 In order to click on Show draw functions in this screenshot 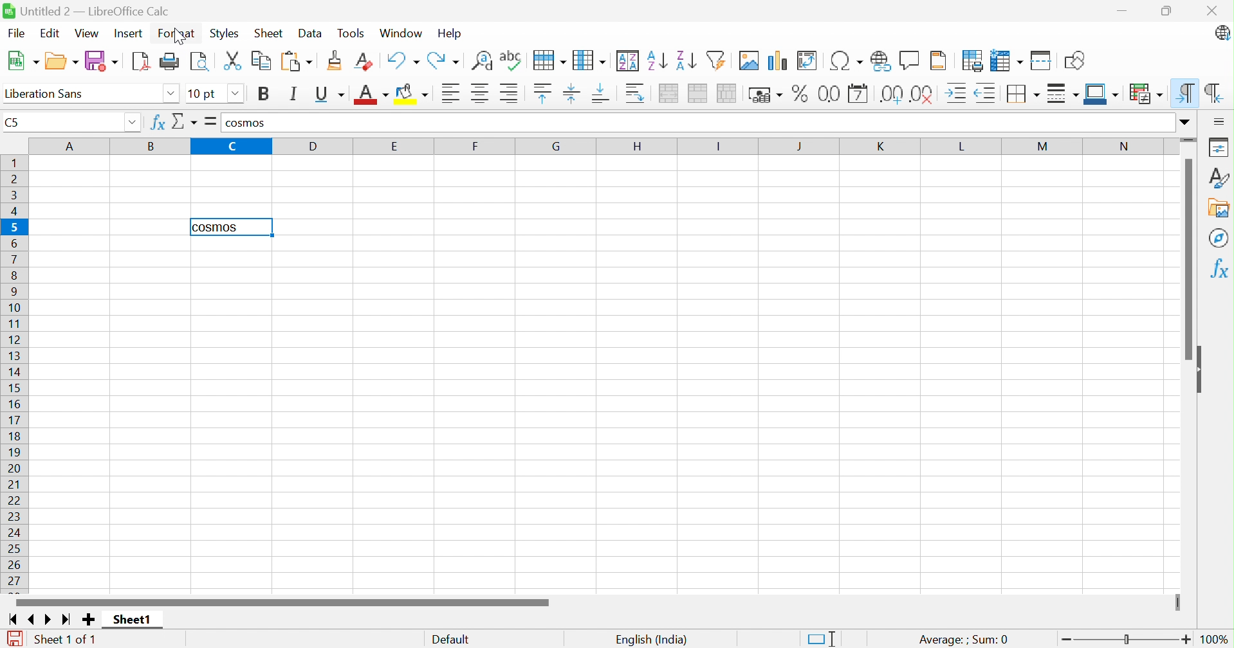, I will do `click(1074, 60)`.